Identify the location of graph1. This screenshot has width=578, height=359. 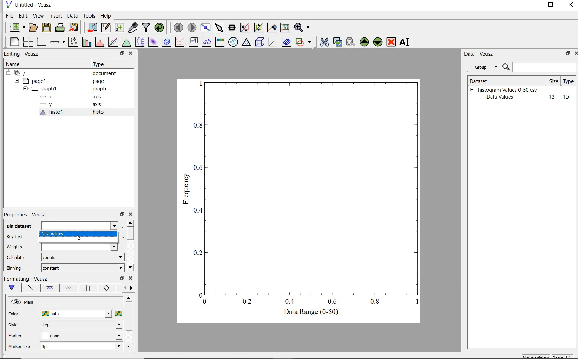
(46, 90).